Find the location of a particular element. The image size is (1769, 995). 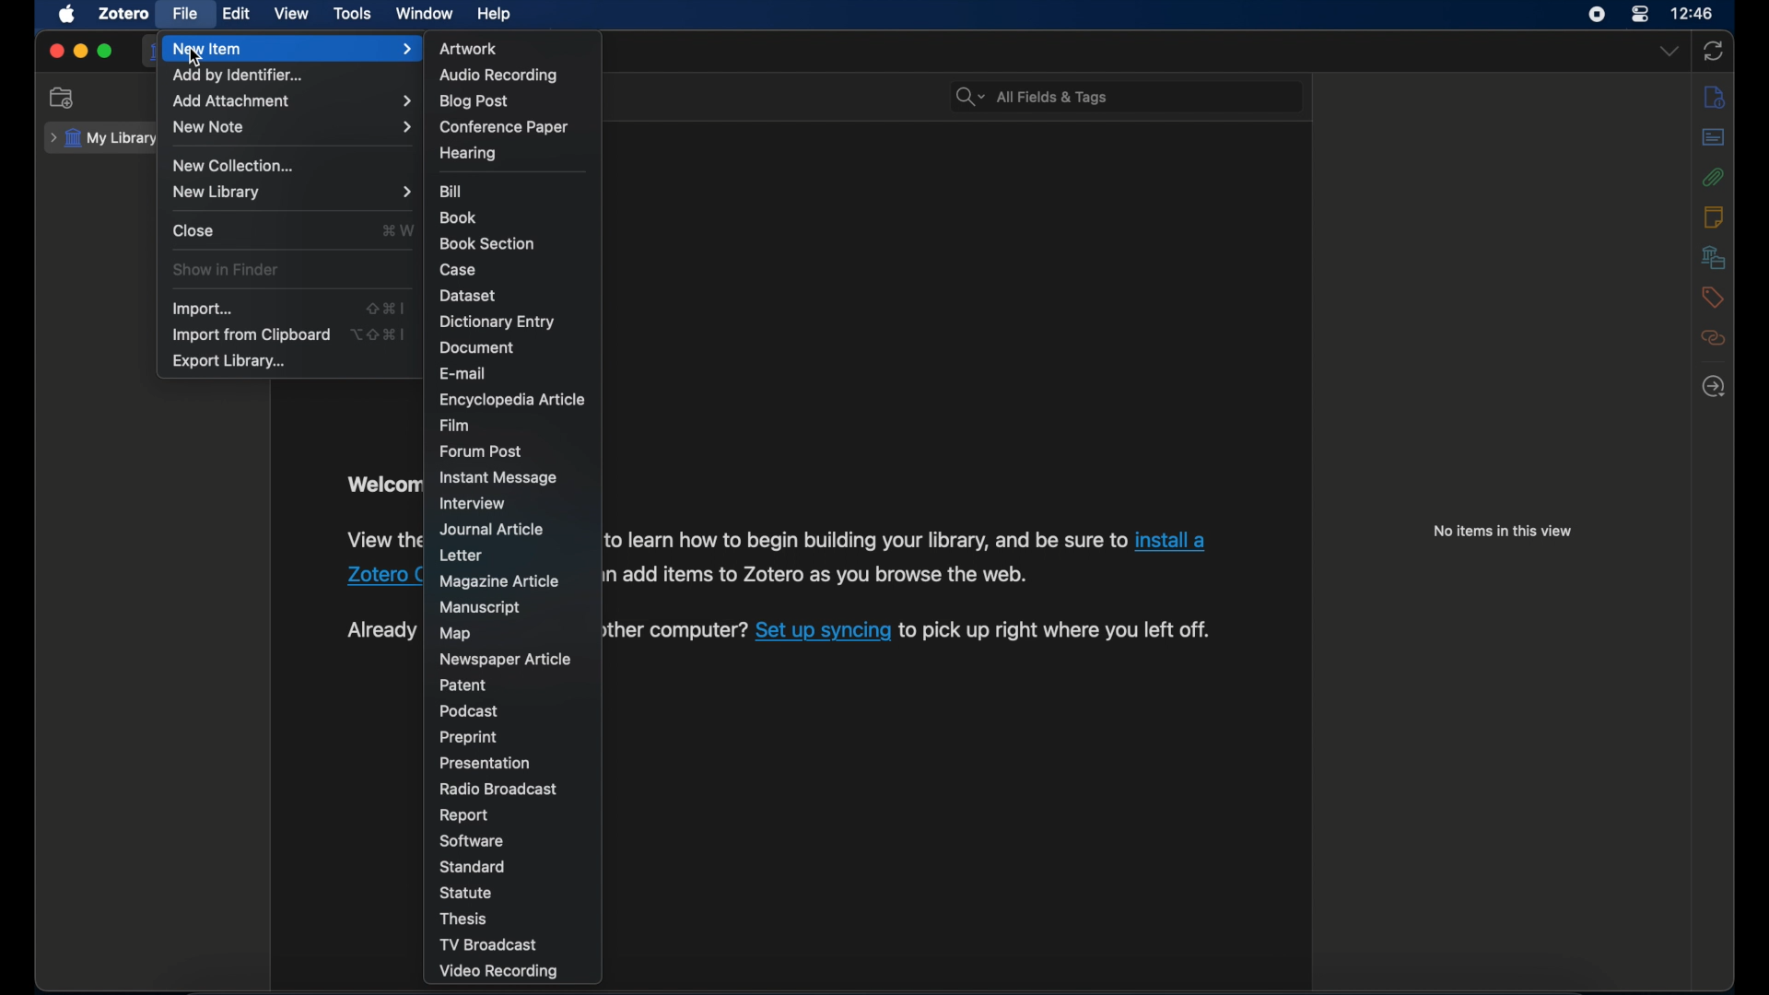

related is located at coordinates (1715, 338).